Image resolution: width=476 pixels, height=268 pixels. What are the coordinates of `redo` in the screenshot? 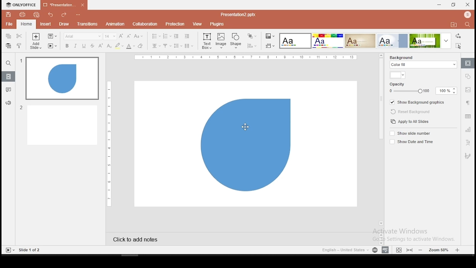 It's located at (62, 15).